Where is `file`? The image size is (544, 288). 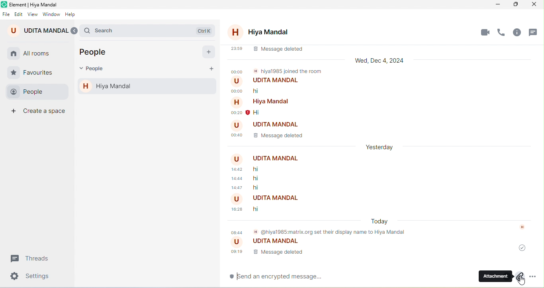
file is located at coordinates (6, 12).